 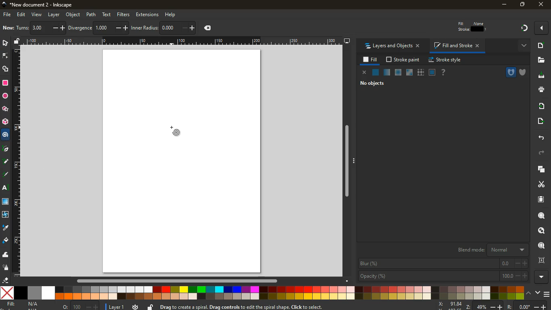 What do you see at coordinates (420, 72) in the screenshot?
I see `texture` at bounding box center [420, 72].